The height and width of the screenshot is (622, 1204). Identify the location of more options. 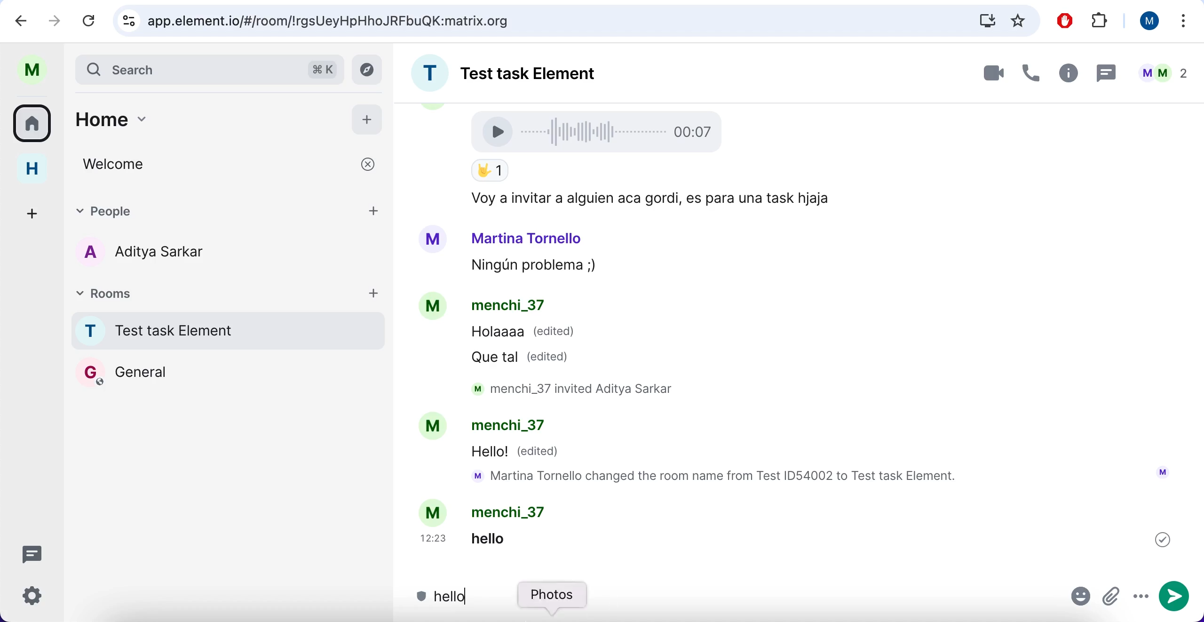
(1184, 23).